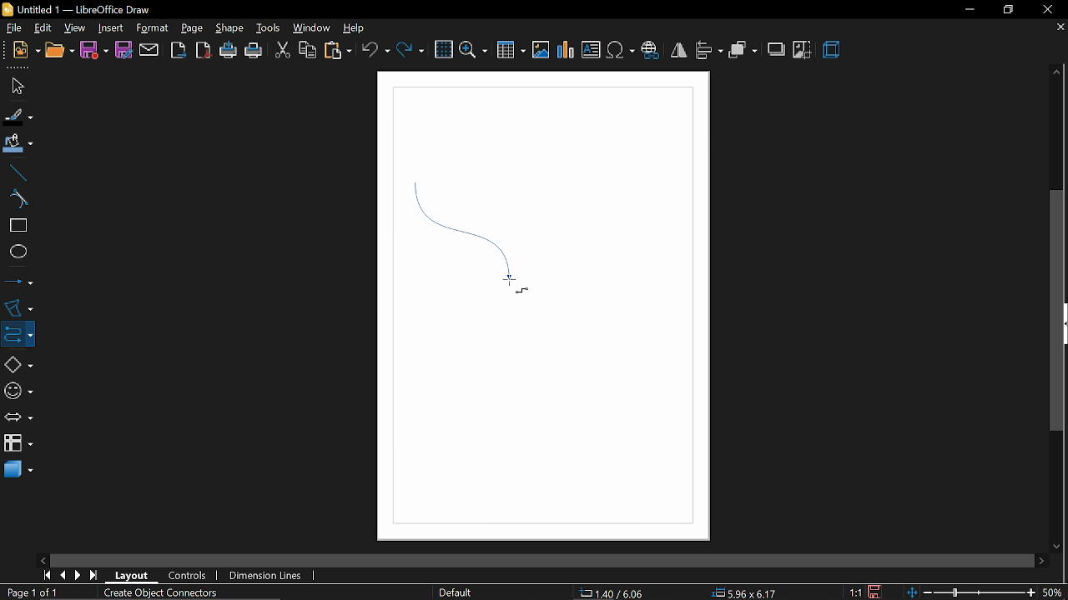  I want to click on rectangle, so click(15, 226).